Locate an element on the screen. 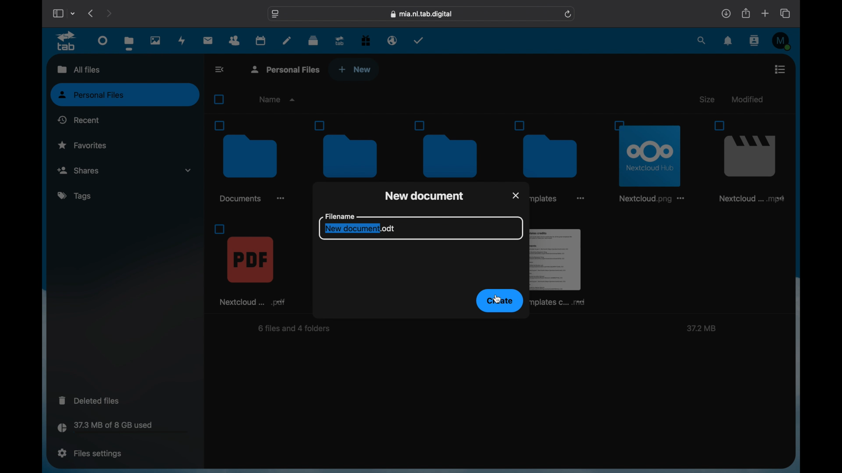  file is located at coordinates (652, 159).